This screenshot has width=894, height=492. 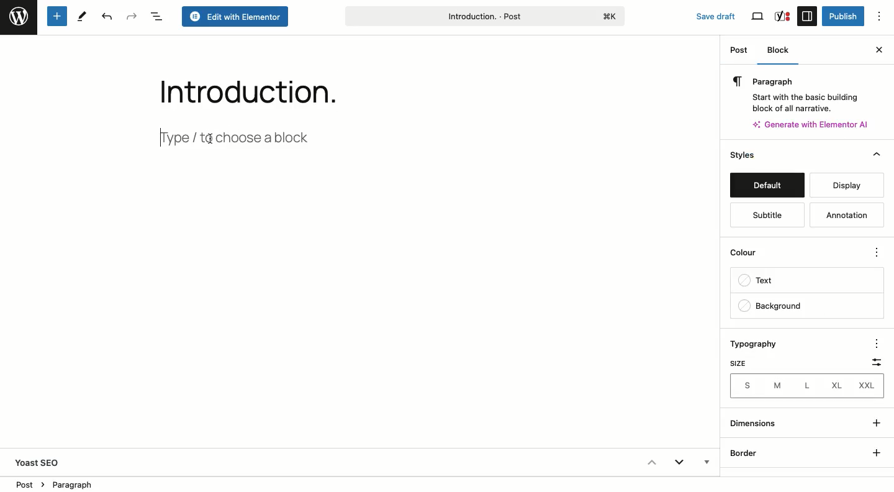 What do you see at coordinates (782, 16) in the screenshot?
I see `Yoast` at bounding box center [782, 16].